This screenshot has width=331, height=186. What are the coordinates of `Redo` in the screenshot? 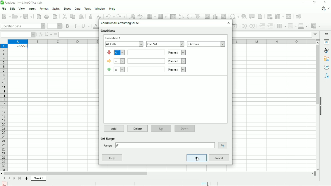 It's located at (122, 16).